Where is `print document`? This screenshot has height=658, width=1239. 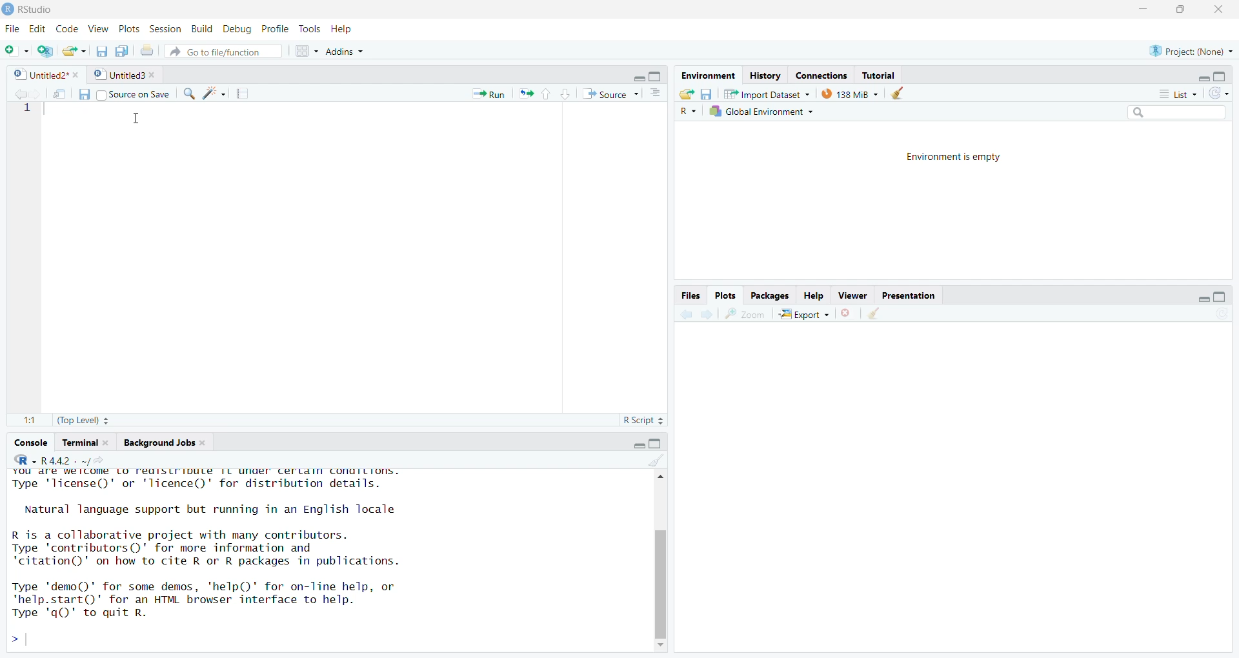
print document is located at coordinates (148, 49).